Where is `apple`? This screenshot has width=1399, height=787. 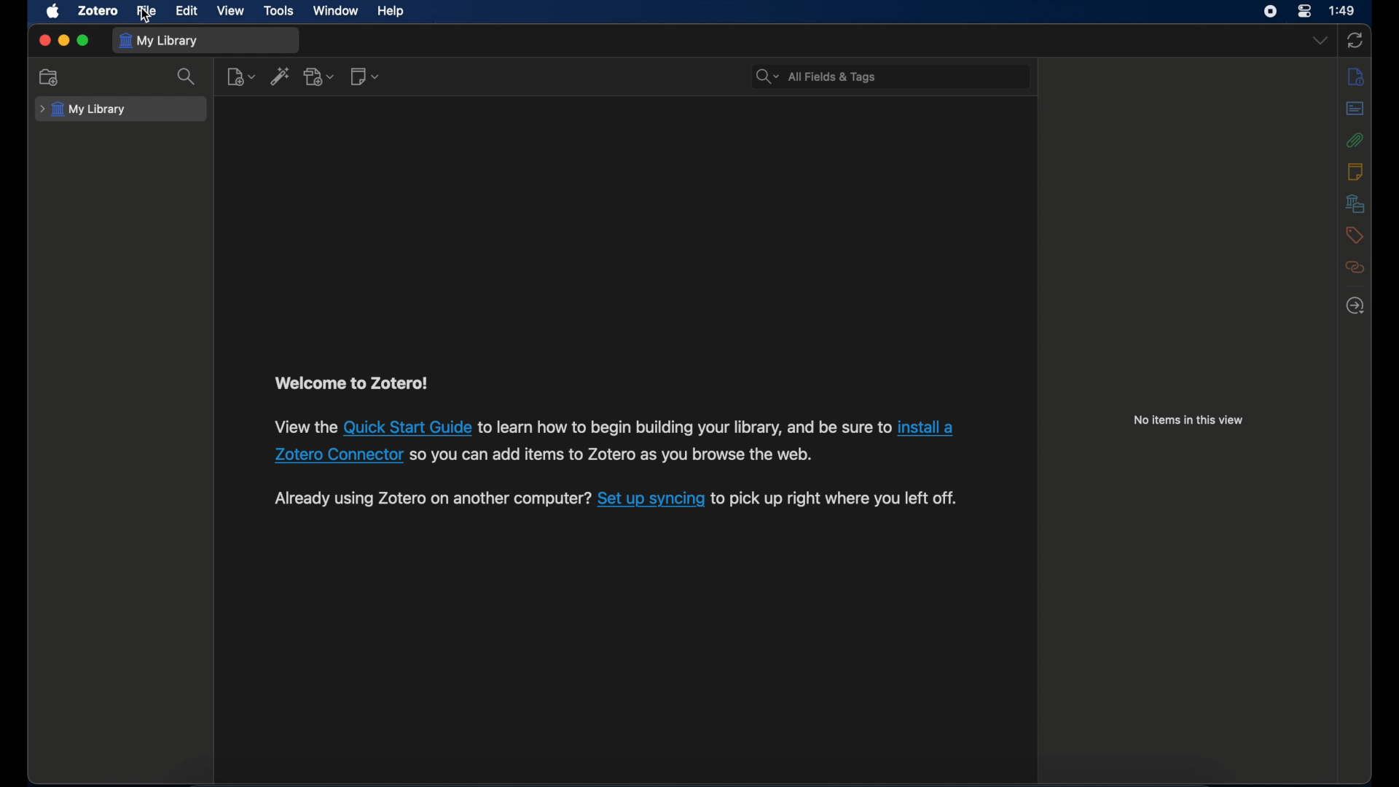 apple is located at coordinates (52, 12).